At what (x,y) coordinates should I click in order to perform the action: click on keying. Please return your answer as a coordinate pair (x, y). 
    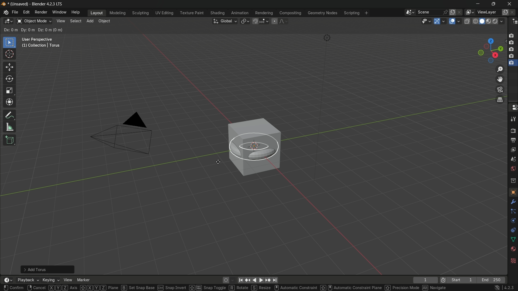
    Looking at the image, I should click on (50, 280).